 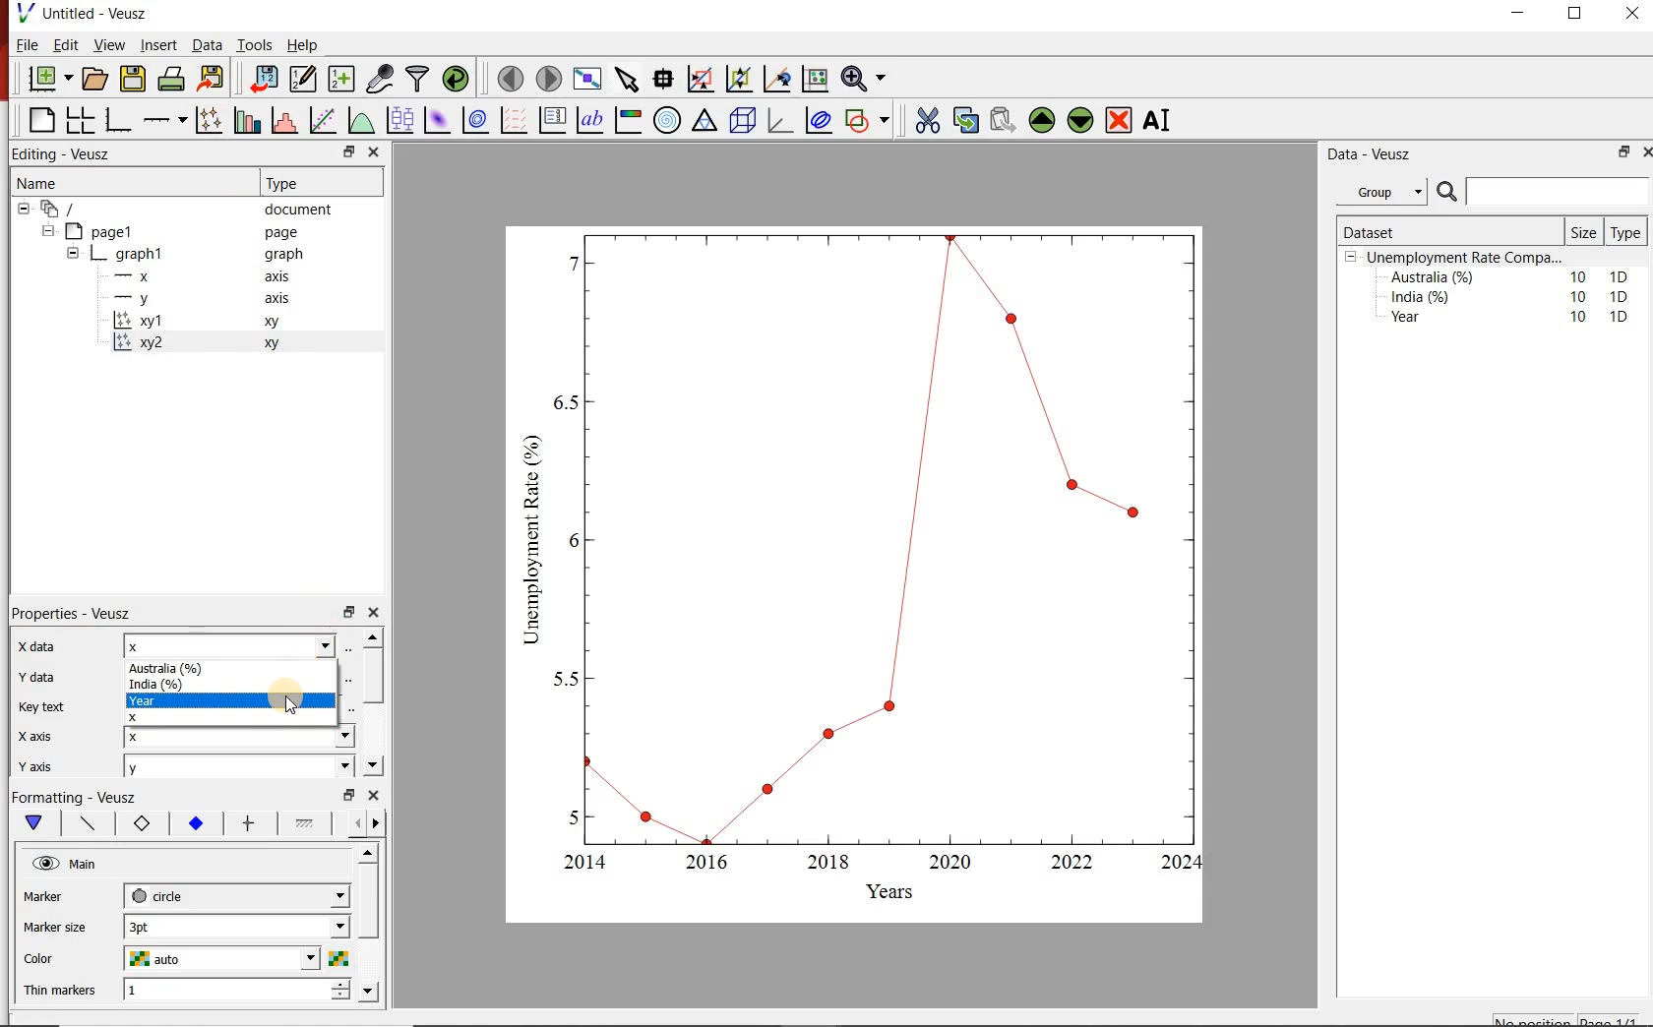 What do you see at coordinates (133, 78) in the screenshot?
I see `save document` at bounding box center [133, 78].